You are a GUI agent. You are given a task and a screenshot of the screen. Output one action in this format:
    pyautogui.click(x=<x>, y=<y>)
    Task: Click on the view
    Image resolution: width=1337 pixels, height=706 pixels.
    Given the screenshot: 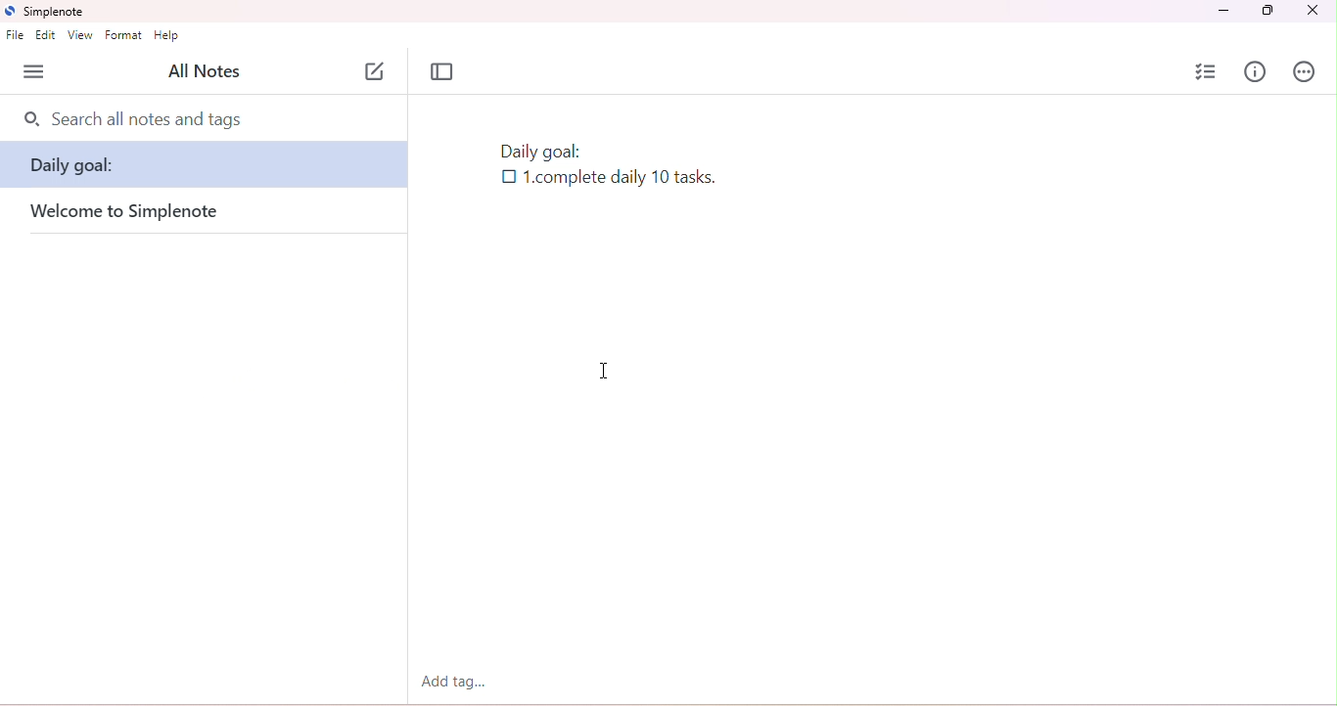 What is the action you would take?
    pyautogui.click(x=80, y=35)
    